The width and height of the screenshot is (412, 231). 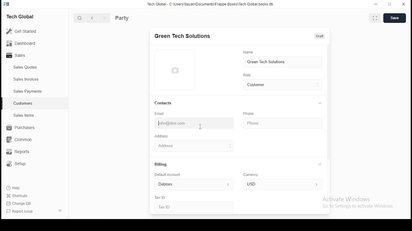 What do you see at coordinates (132, 17) in the screenshot?
I see `party` at bounding box center [132, 17].